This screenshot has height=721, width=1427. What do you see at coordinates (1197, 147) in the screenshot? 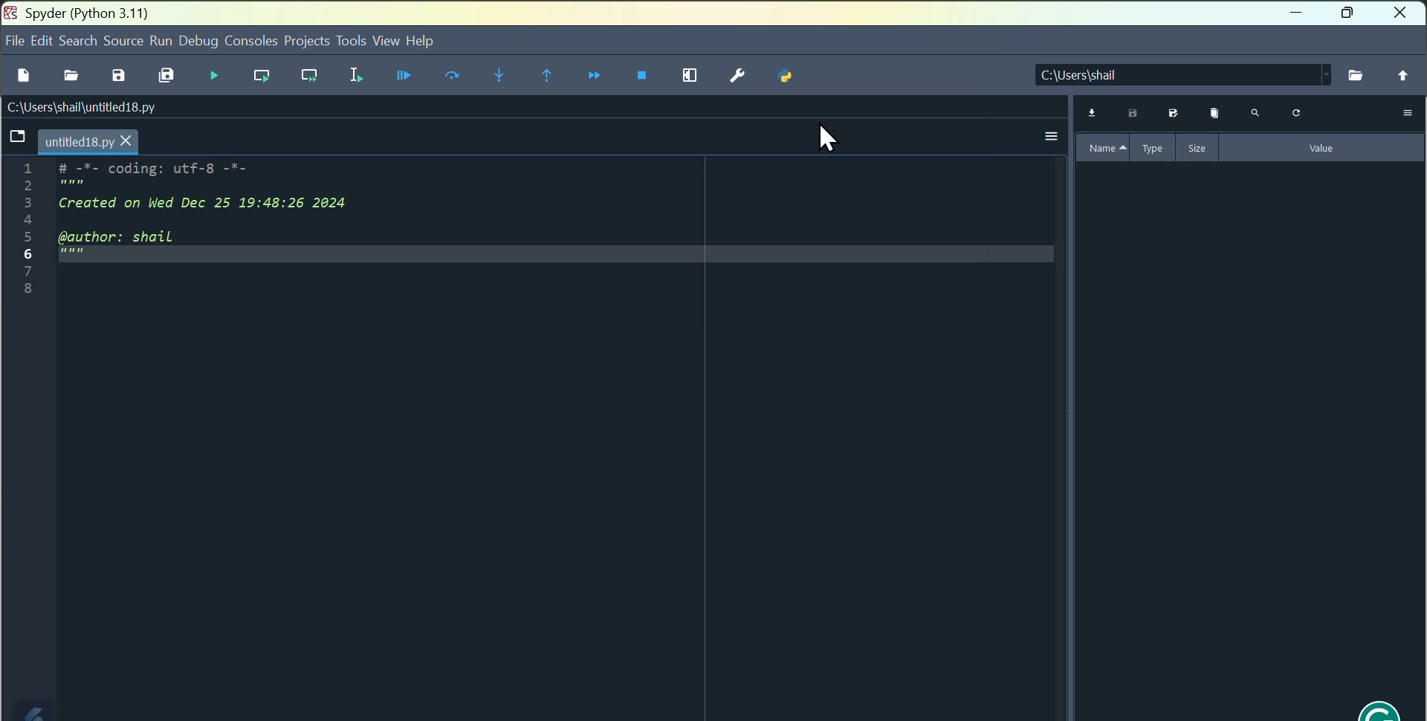
I see `size` at bounding box center [1197, 147].